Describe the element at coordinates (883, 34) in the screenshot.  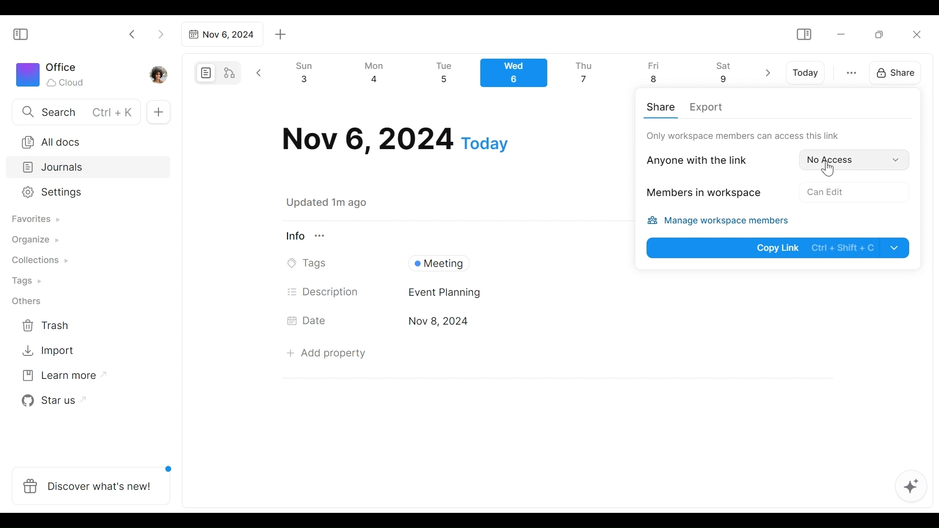
I see `Restore` at that location.